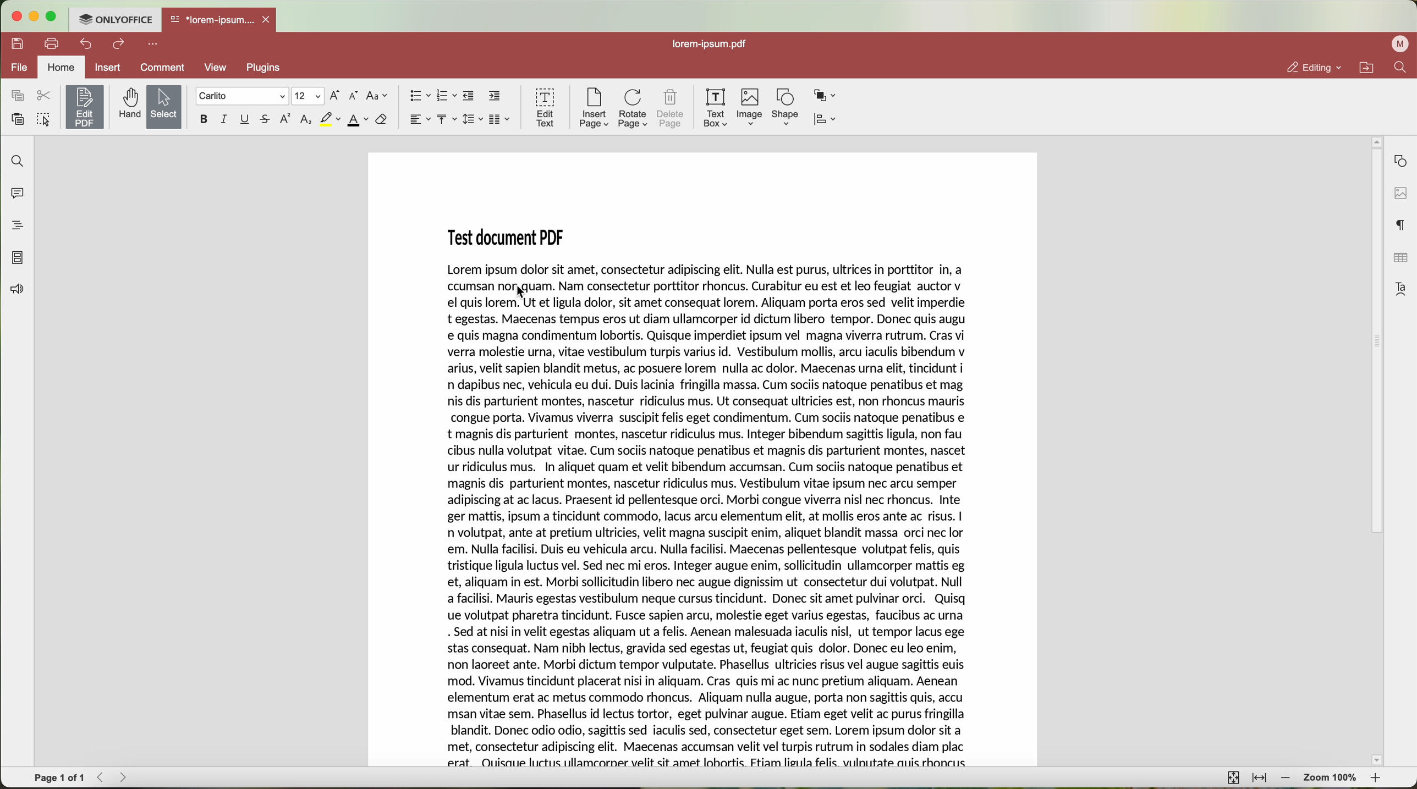 The image size is (1417, 789). What do you see at coordinates (1402, 69) in the screenshot?
I see `find` at bounding box center [1402, 69].